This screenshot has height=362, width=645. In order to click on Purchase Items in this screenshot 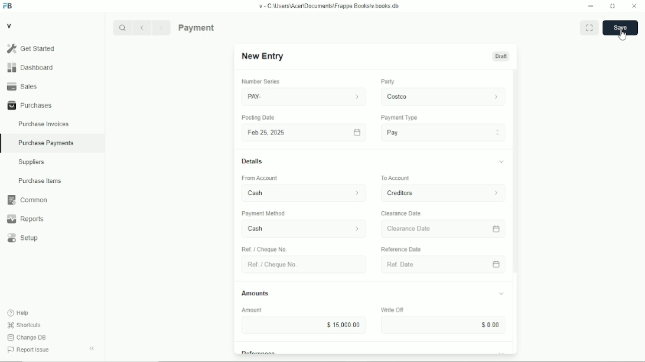, I will do `click(52, 180)`.